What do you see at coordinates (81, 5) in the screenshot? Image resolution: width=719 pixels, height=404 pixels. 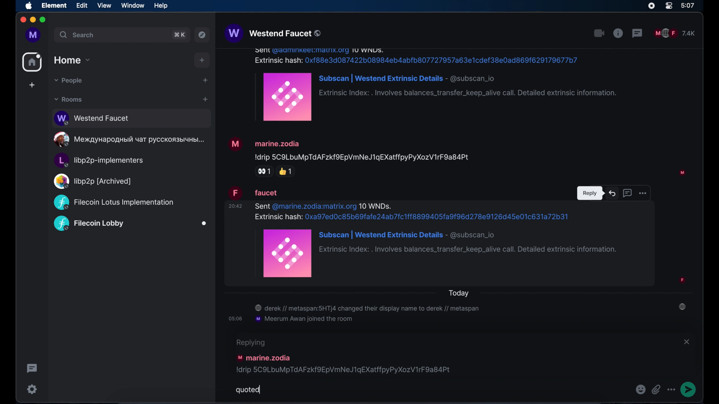 I see `edit` at bounding box center [81, 5].